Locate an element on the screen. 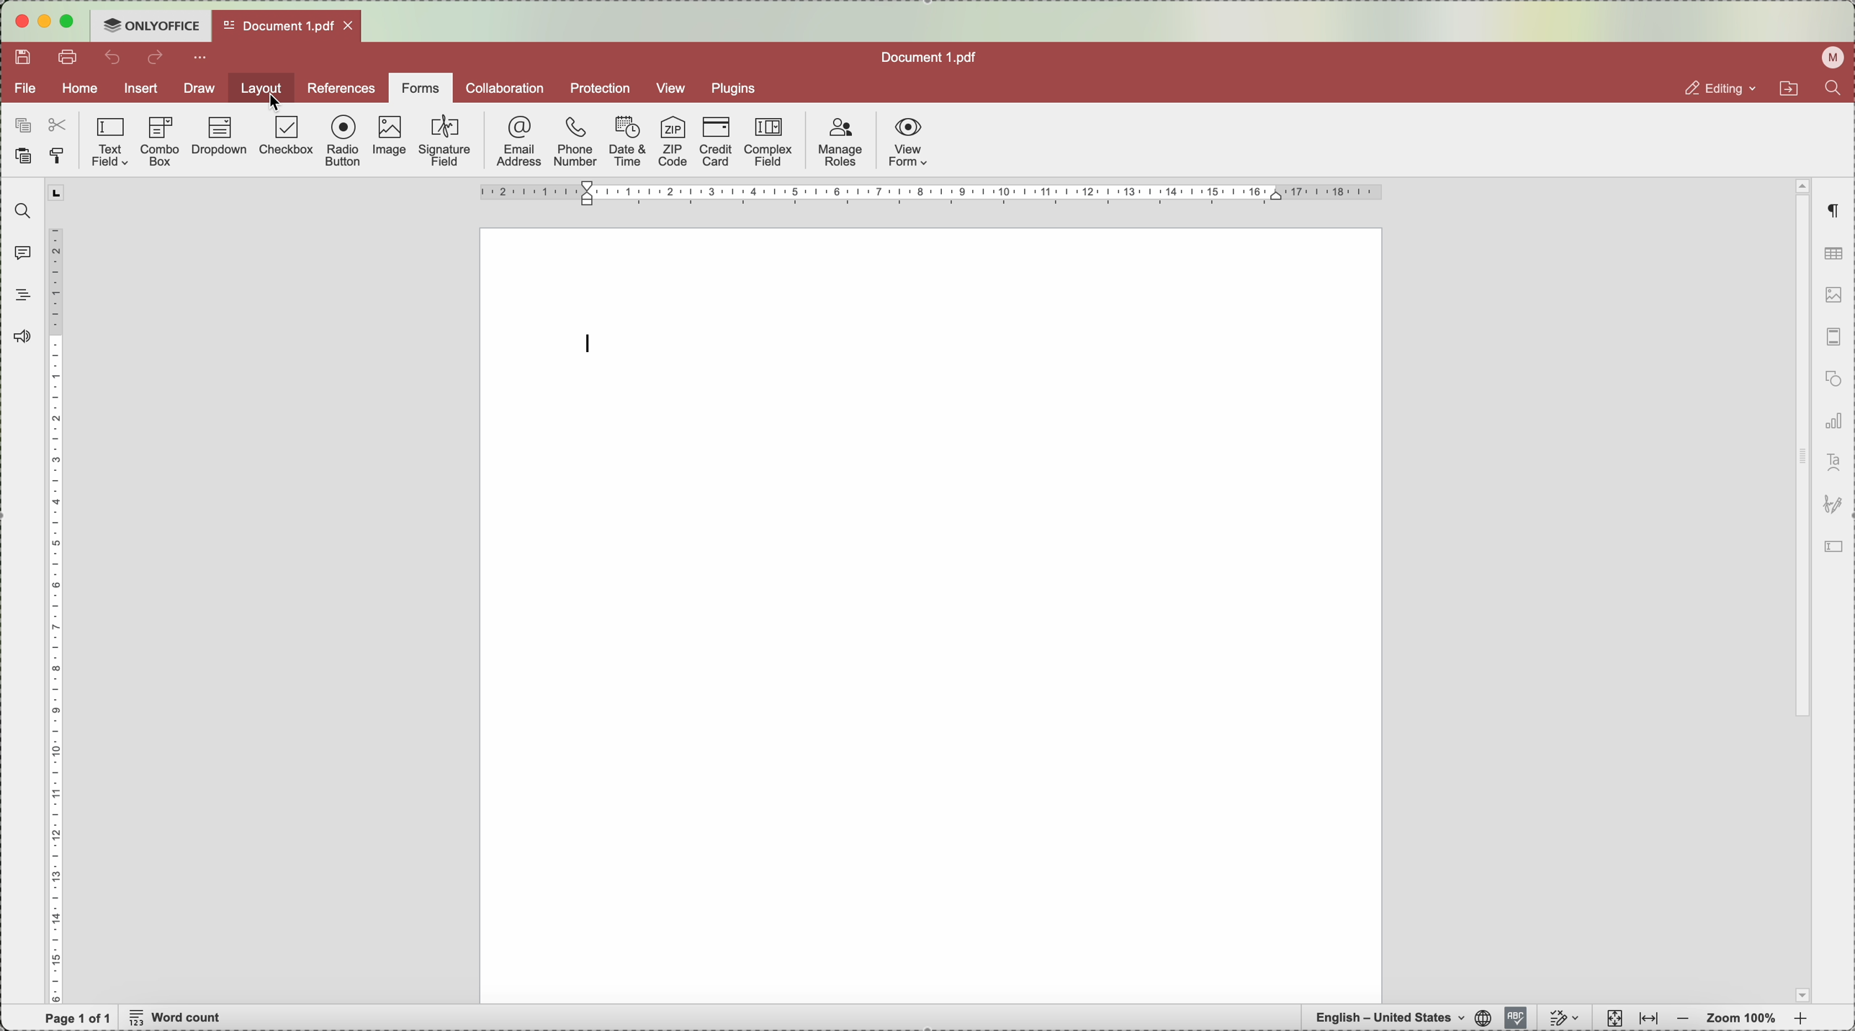 Image resolution: width=1855 pixels, height=1031 pixels. page 1 of 1 is located at coordinates (78, 1018).